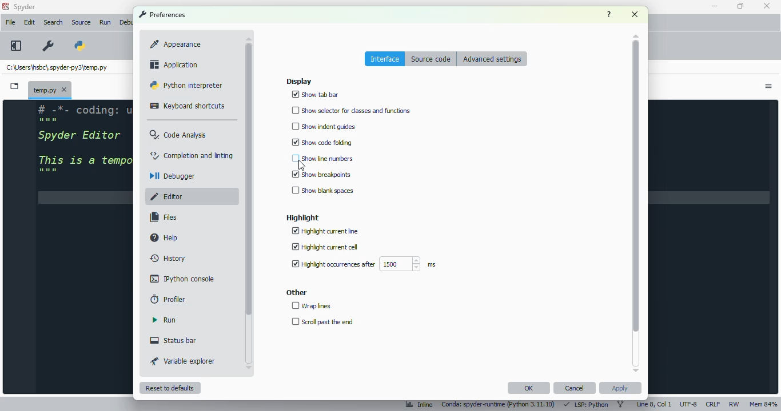  Describe the element at coordinates (297, 293) in the screenshot. I see `other` at that location.